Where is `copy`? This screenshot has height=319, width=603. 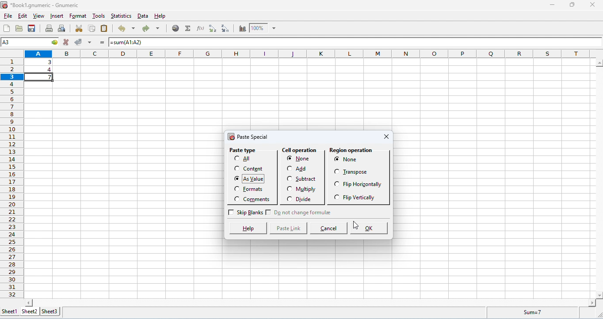 copy is located at coordinates (92, 29).